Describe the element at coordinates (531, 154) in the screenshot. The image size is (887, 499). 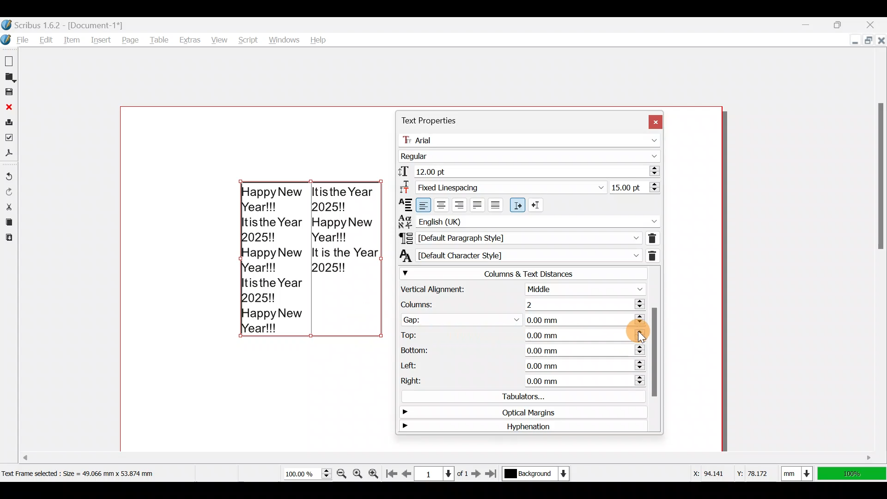
I see `Font style` at that location.